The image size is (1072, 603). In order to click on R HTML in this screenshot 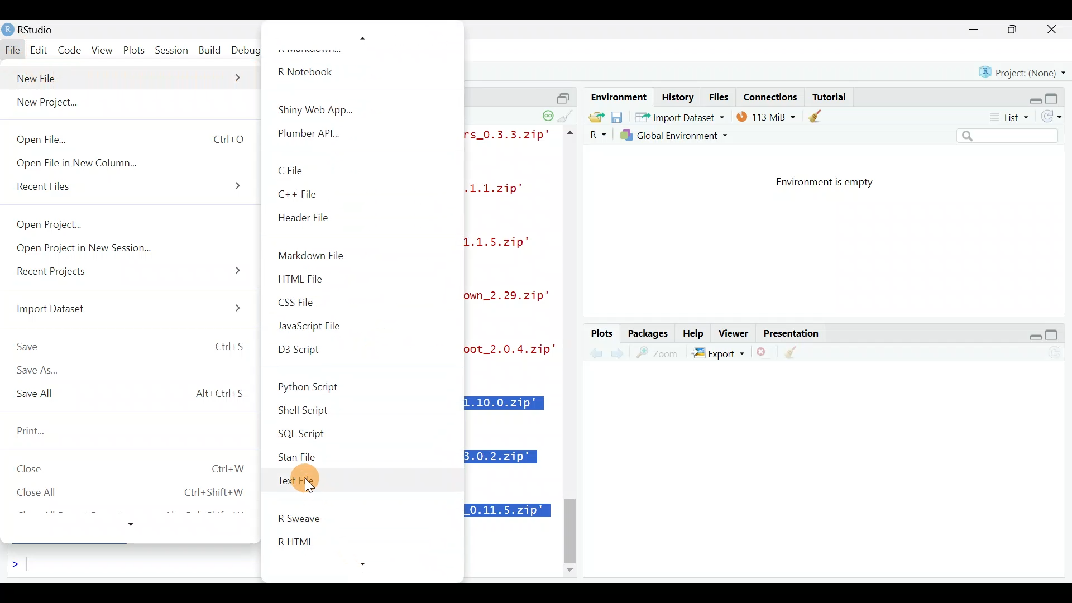, I will do `click(295, 544)`.